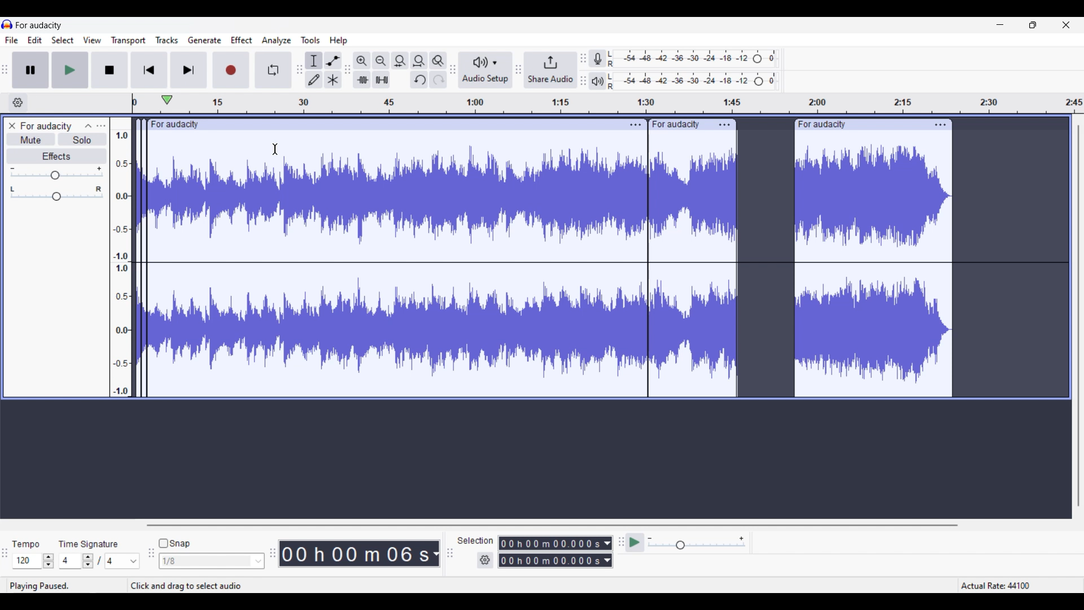 The image size is (1084, 610). What do you see at coordinates (604, 103) in the screenshot?
I see `Scale to see track length` at bounding box center [604, 103].